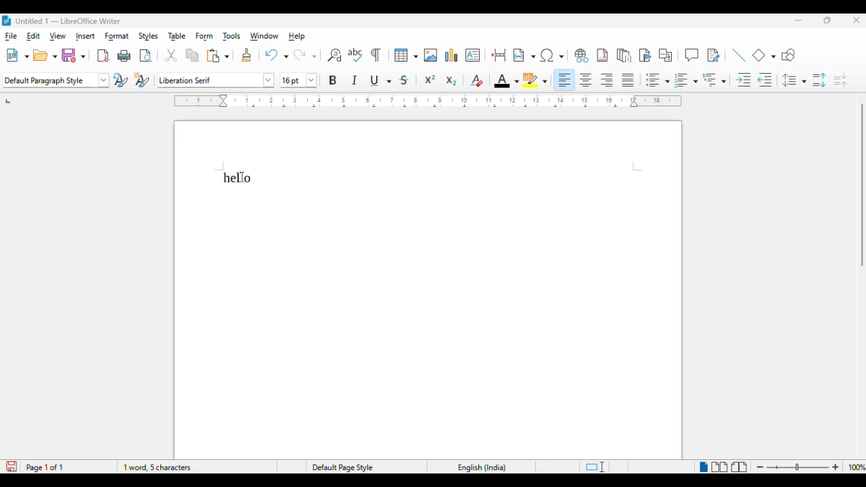 Image resolution: width=866 pixels, height=487 pixels. What do you see at coordinates (798, 20) in the screenshot?
I see `minimize` at bounding box center [798, 20].